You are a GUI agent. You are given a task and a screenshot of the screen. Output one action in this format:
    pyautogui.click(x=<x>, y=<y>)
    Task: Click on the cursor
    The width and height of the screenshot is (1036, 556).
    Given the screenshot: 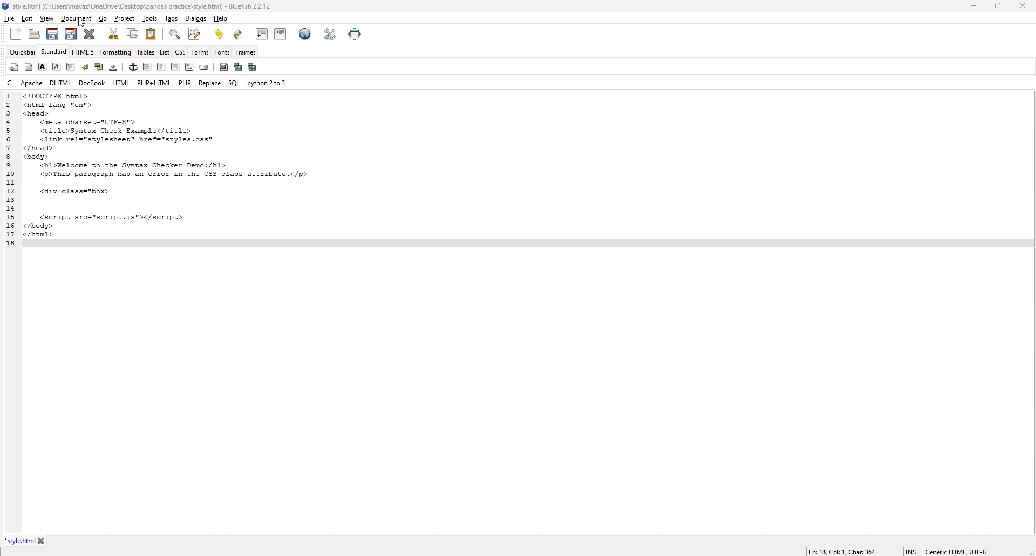 What is the action you would take?
    pyautogui.click(x=84, y=23)
    